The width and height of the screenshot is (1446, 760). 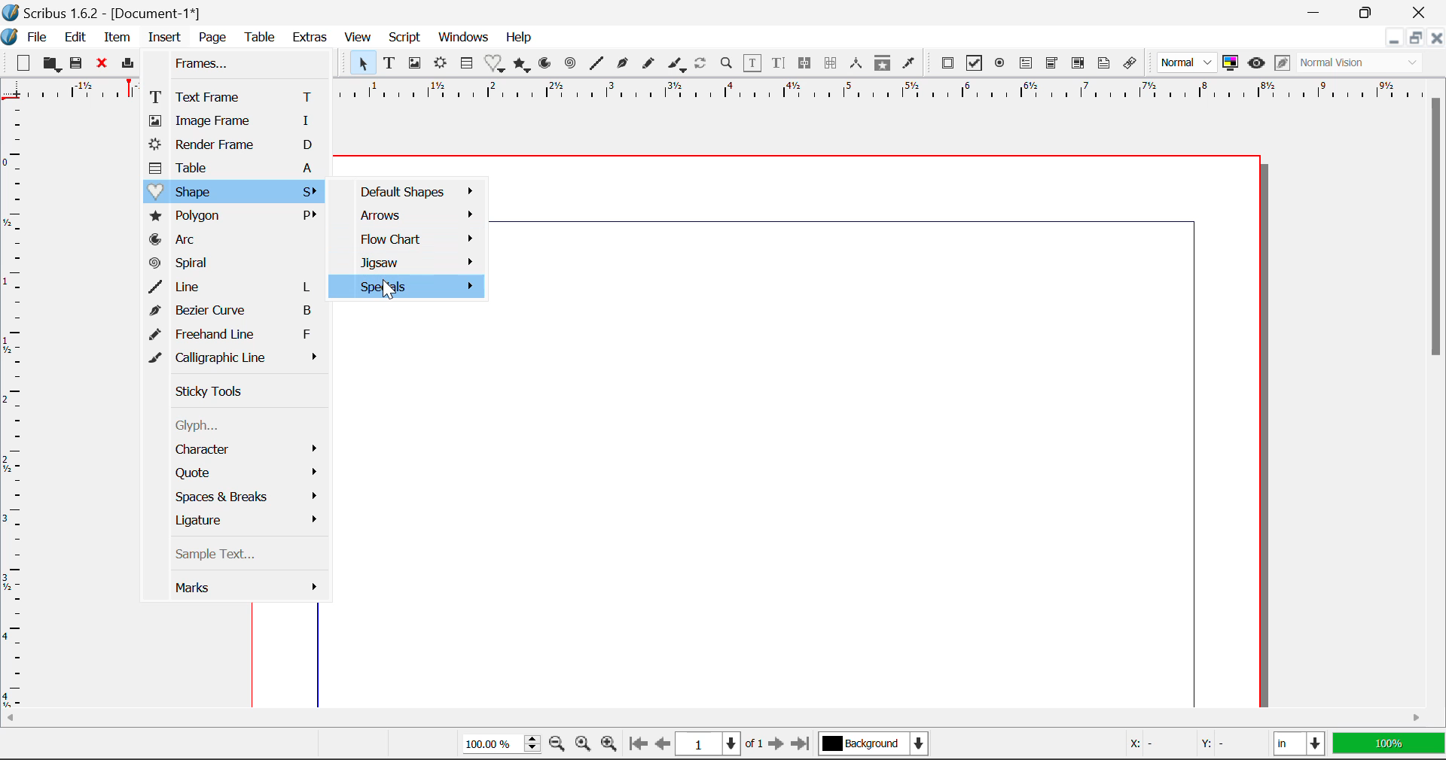 I want to click on Save, so click(x=81, y=65).